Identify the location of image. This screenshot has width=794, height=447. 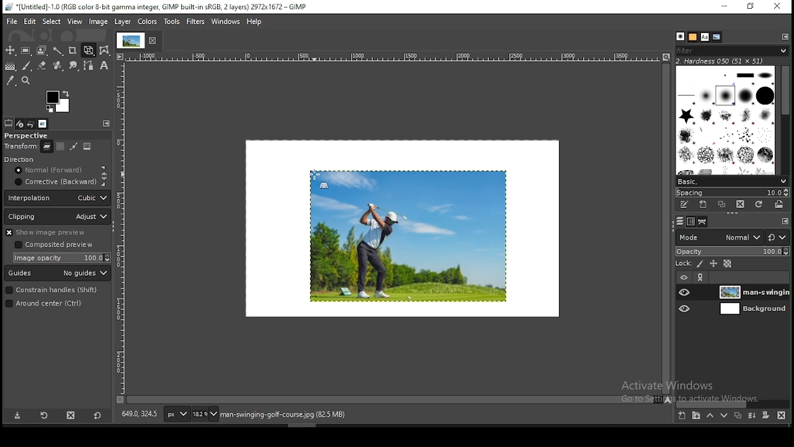
(88, 148).